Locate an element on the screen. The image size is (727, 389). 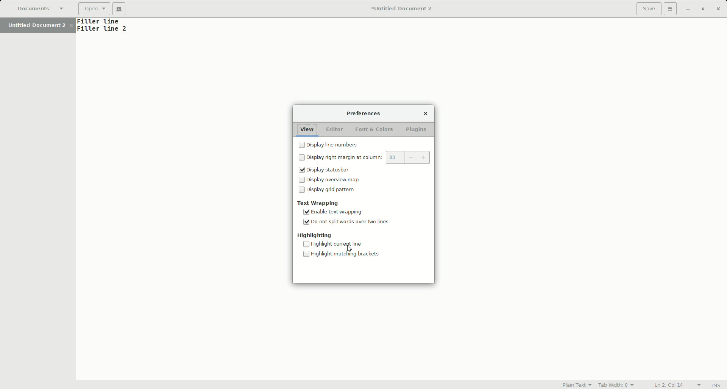
Save is located at coordinates (649, 9).